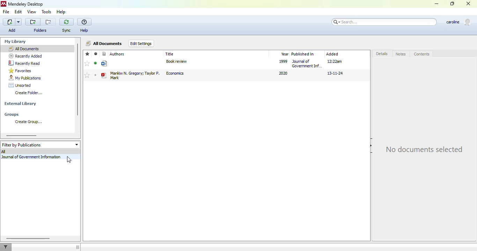  What do you see at coordinates (401, 54) in the screenshot?
I see `notes` at bounding box center [401, 54].